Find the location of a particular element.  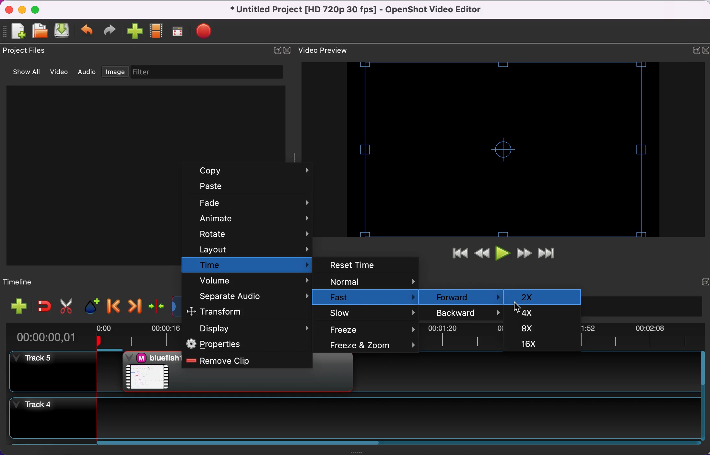

freeze is located at coordinates (373, 329).